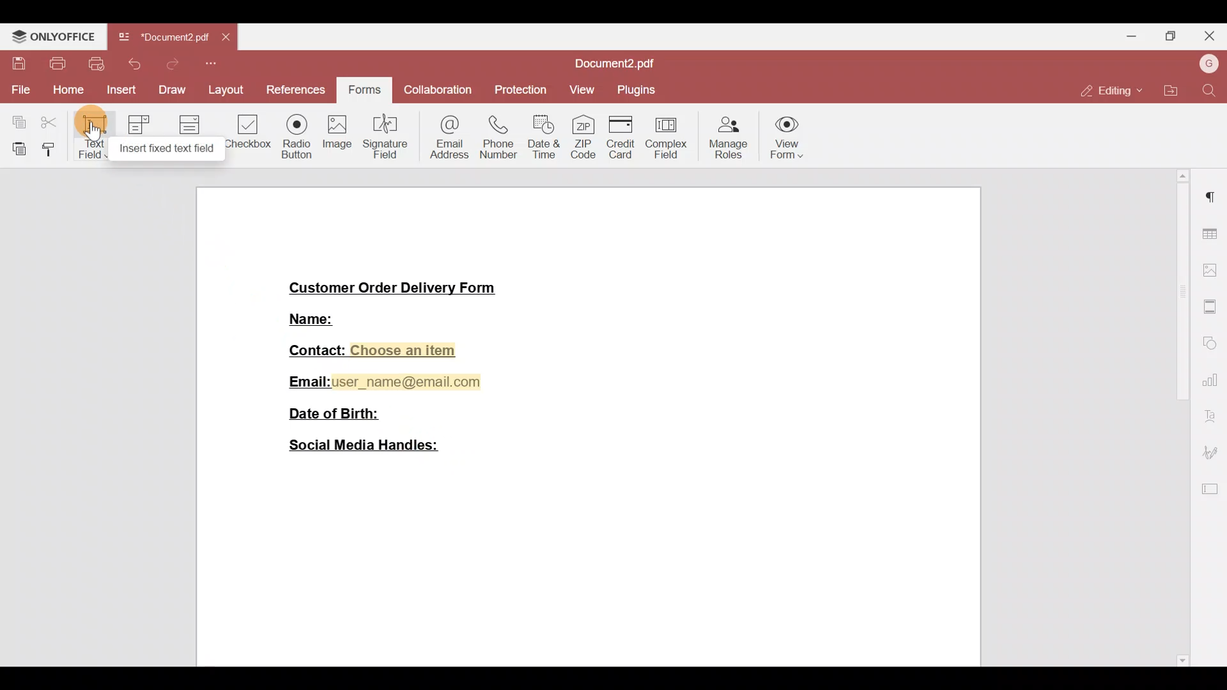 This screenshot has height=690, width=1227. What do you see at coordinates (92, 132) in the screenshot?
I see `Cursor` at bounding box center [92, 132].